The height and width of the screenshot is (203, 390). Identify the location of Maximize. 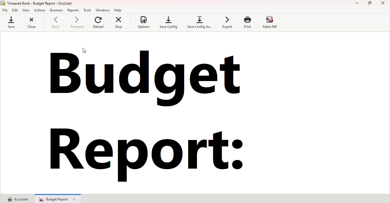
(370, 5).